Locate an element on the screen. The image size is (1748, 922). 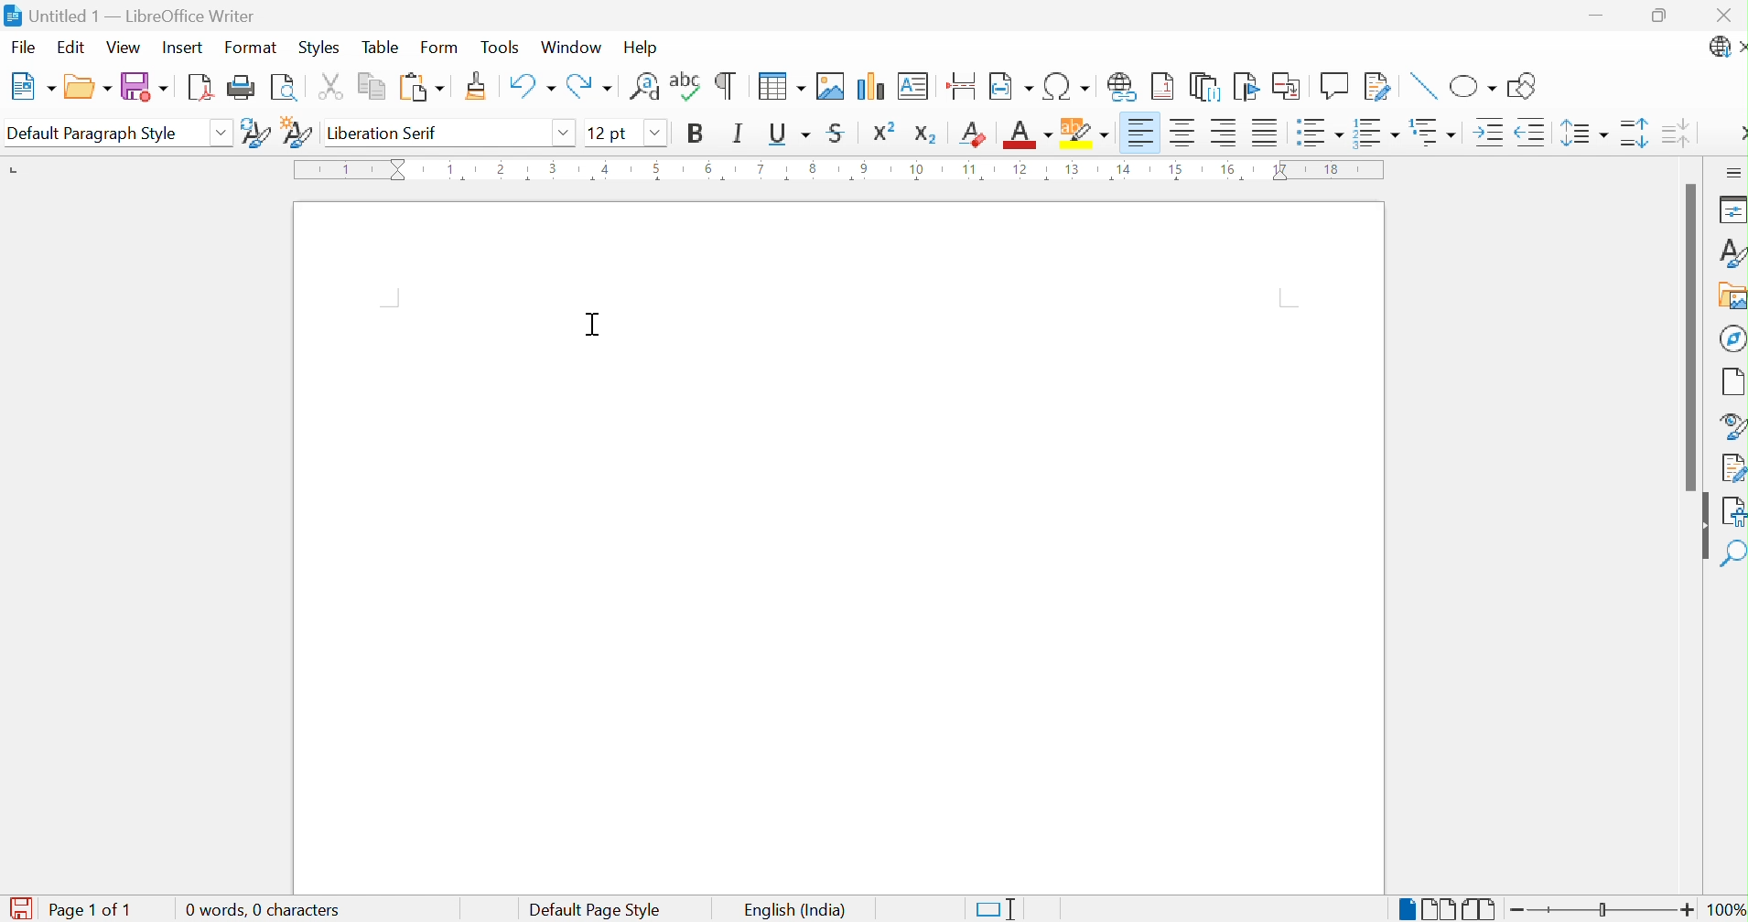
Select Outline Format is located at coordinates (1431, 133).